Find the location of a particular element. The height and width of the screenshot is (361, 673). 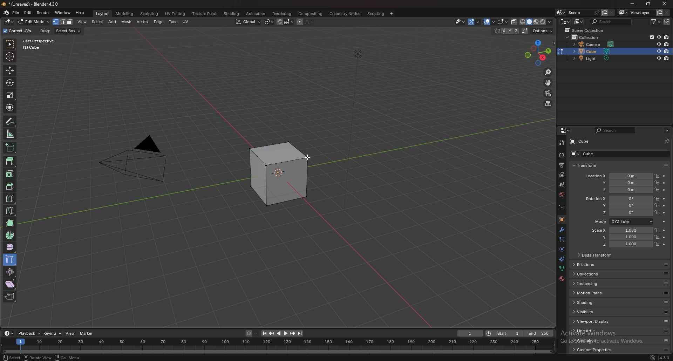

material is located at coordinates (563, 278).